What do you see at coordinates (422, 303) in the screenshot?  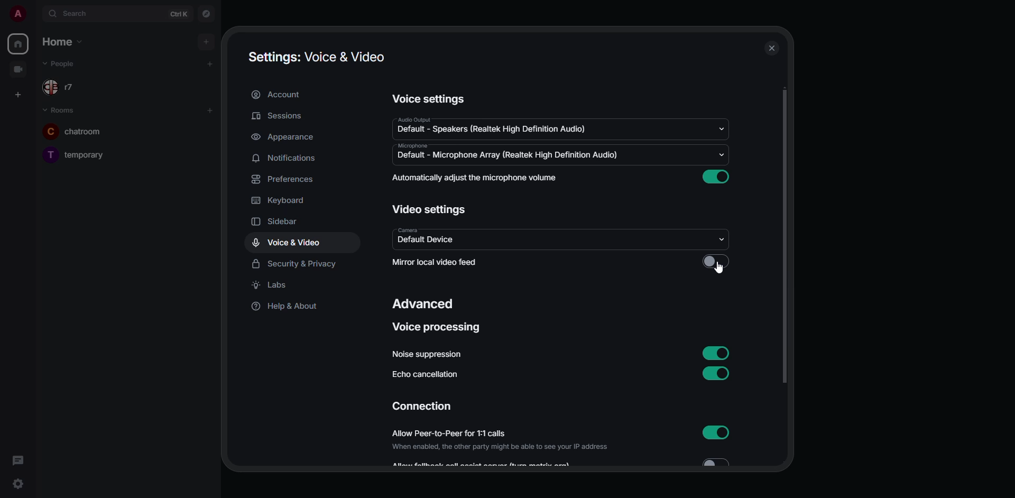 I see `advanced` at bounding box center [422, 303].